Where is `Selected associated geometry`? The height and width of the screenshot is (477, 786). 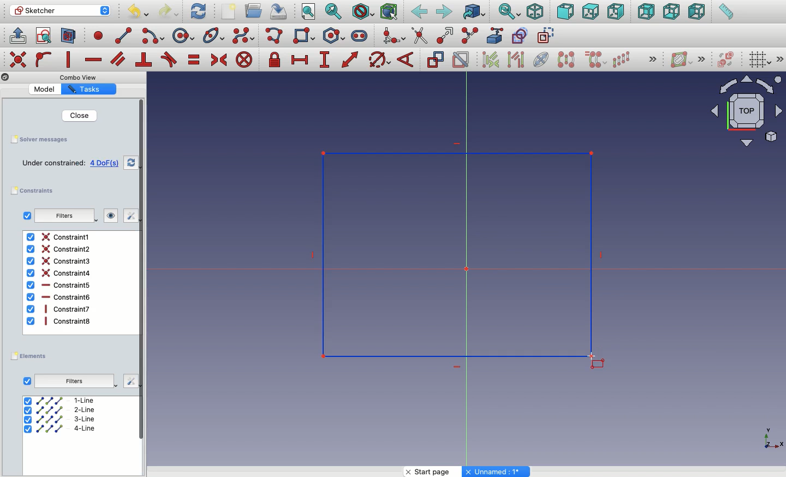 Selected associated geometry is located at coordinates (515, 59).